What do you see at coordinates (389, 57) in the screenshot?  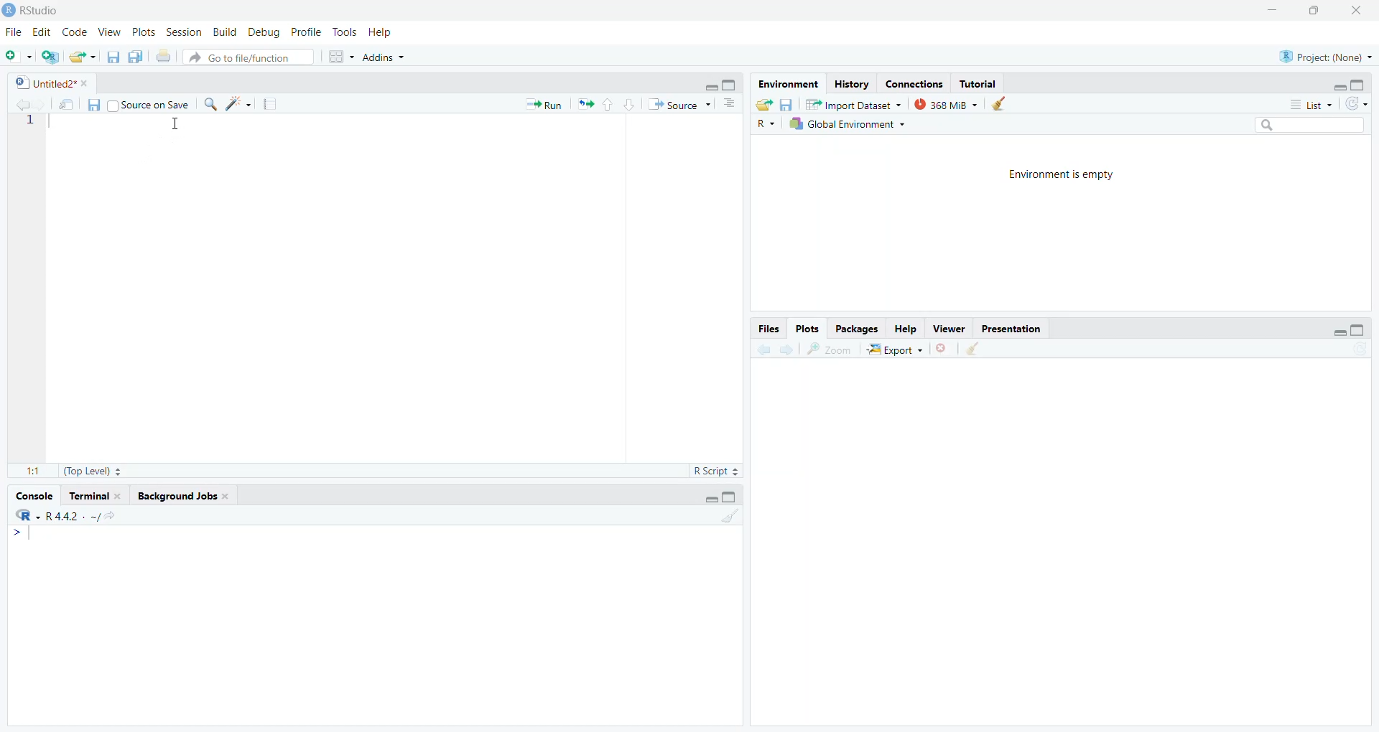 I see `+ Addins ~` at bounding box center [389, 57].